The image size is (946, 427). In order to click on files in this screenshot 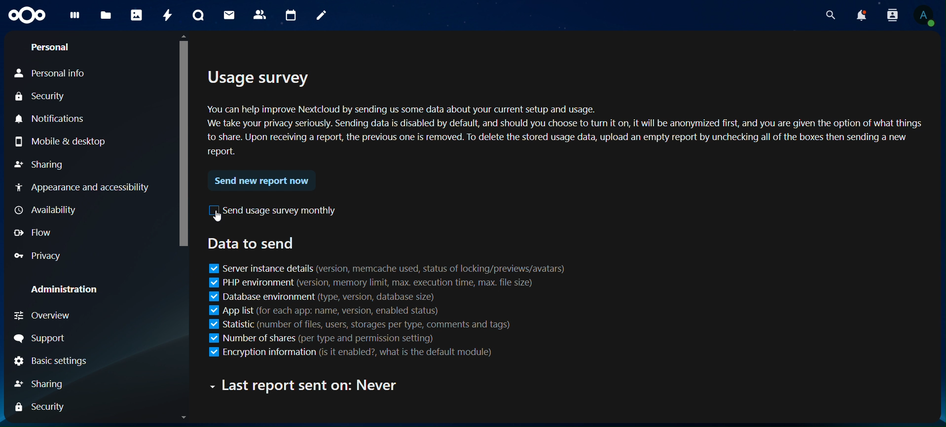, I will do `click(107, 14)`.